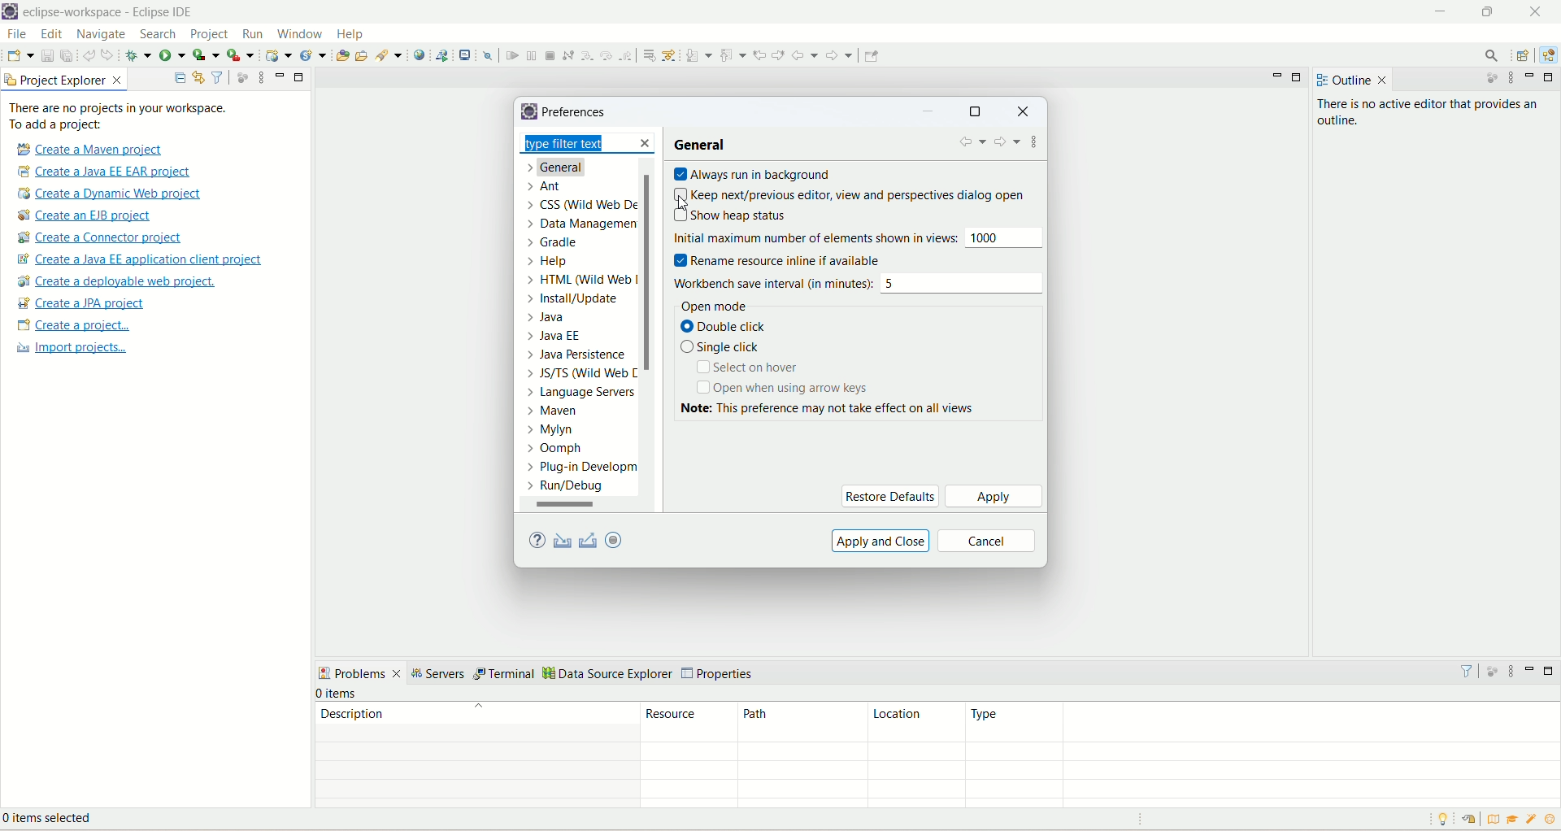  Describe the element at coordinates (82, 303) in the screenshot. I see `create JPA project` at that location.